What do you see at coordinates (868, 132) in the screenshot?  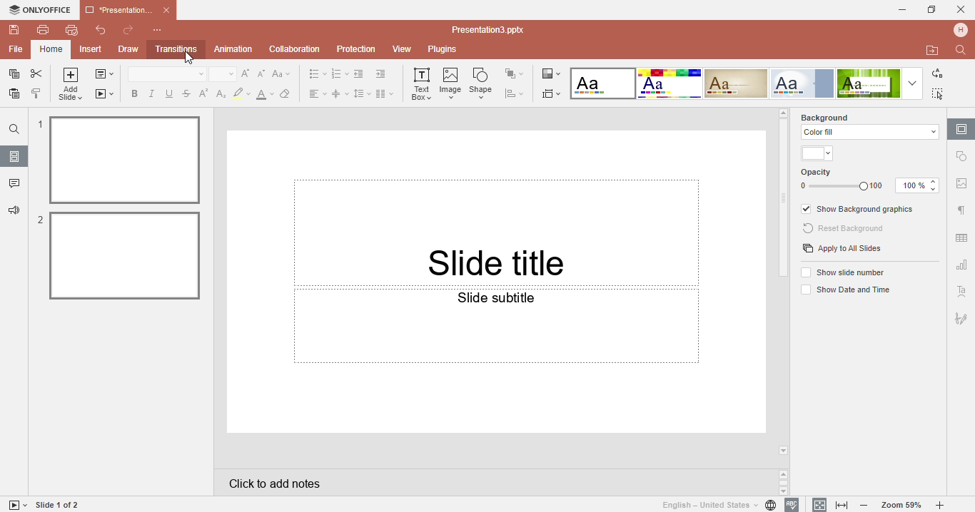 I see `color fill` at bounding box center [868, 132].